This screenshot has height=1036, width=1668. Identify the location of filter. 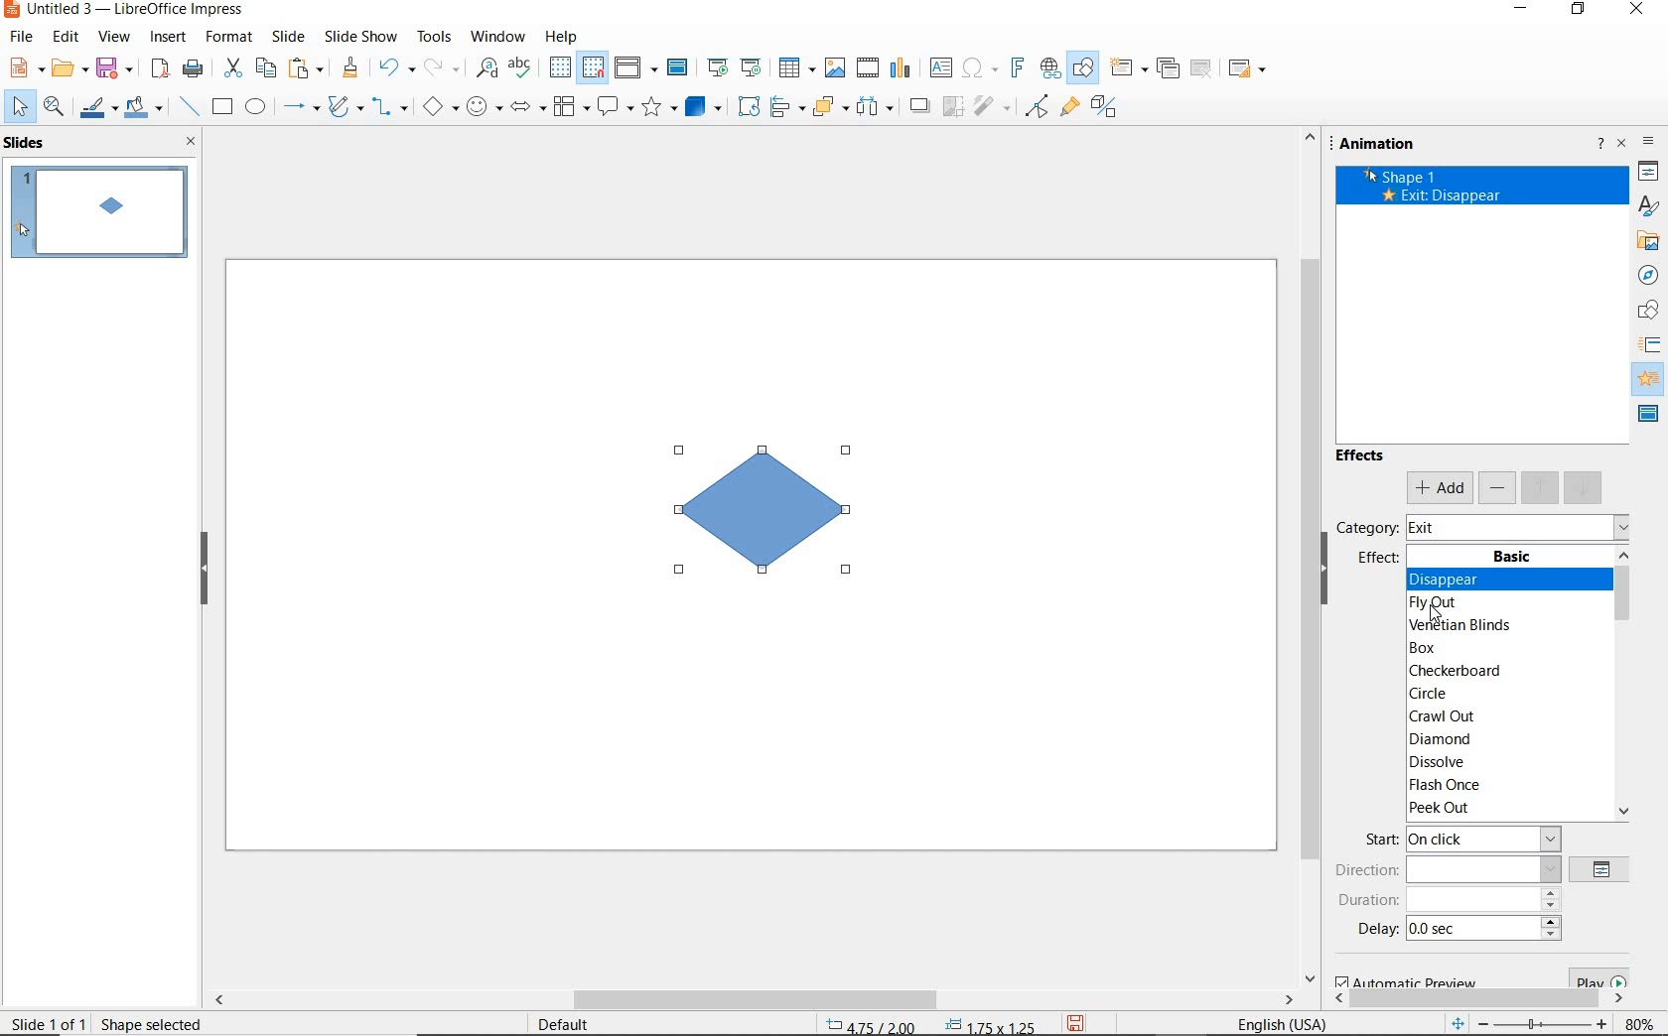
(991, 108).